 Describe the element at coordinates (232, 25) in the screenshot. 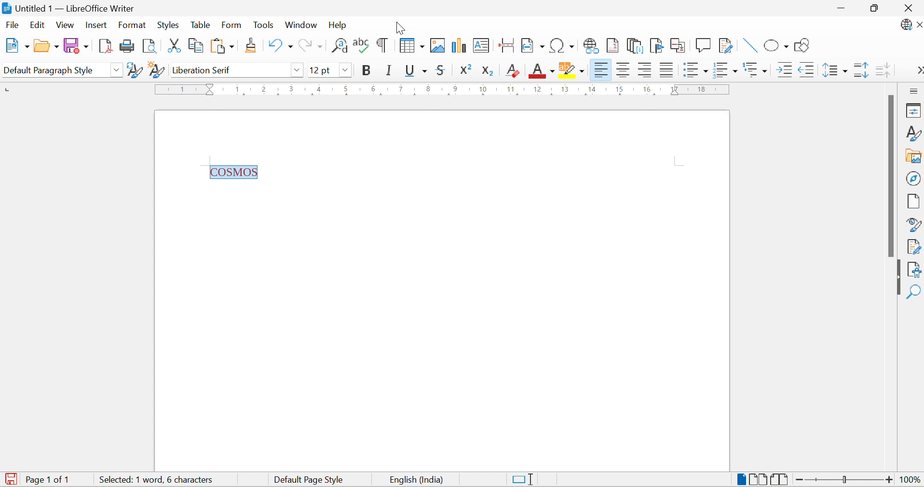

I see `Form` at that location.